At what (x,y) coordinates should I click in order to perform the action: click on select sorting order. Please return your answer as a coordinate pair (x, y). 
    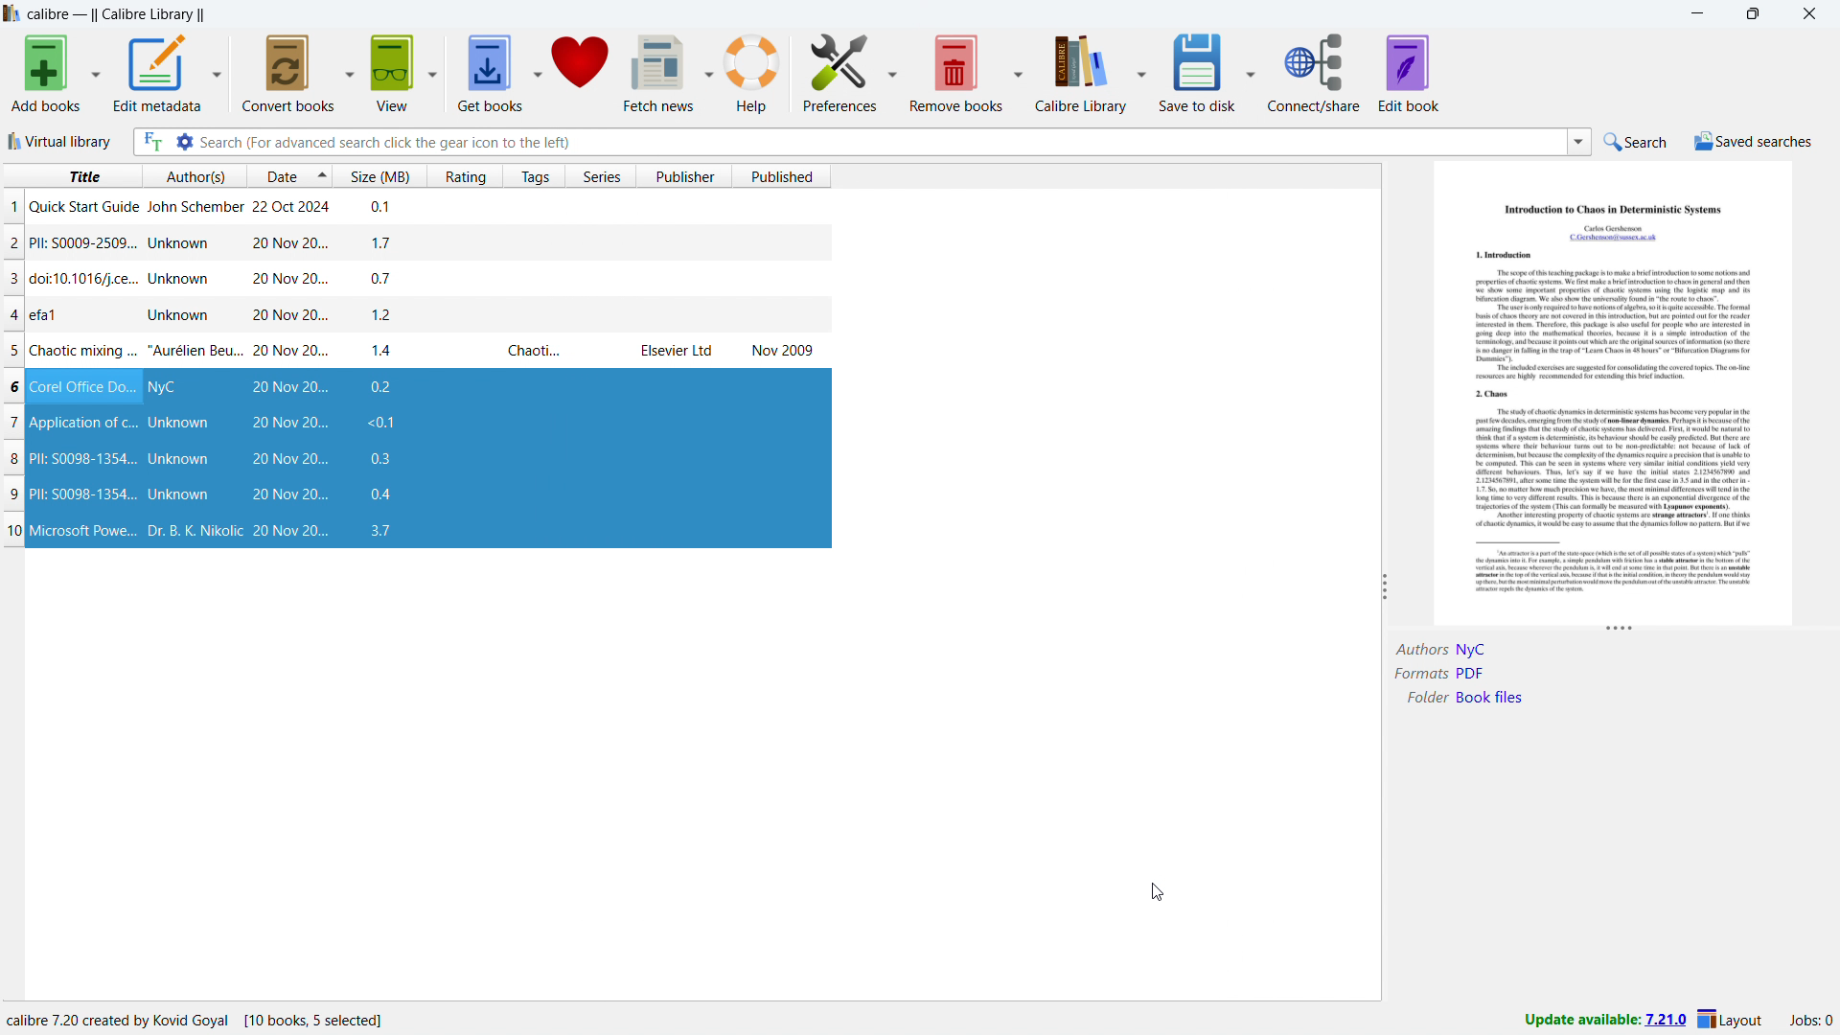
    Looking at the image, I should click on (317, 175).